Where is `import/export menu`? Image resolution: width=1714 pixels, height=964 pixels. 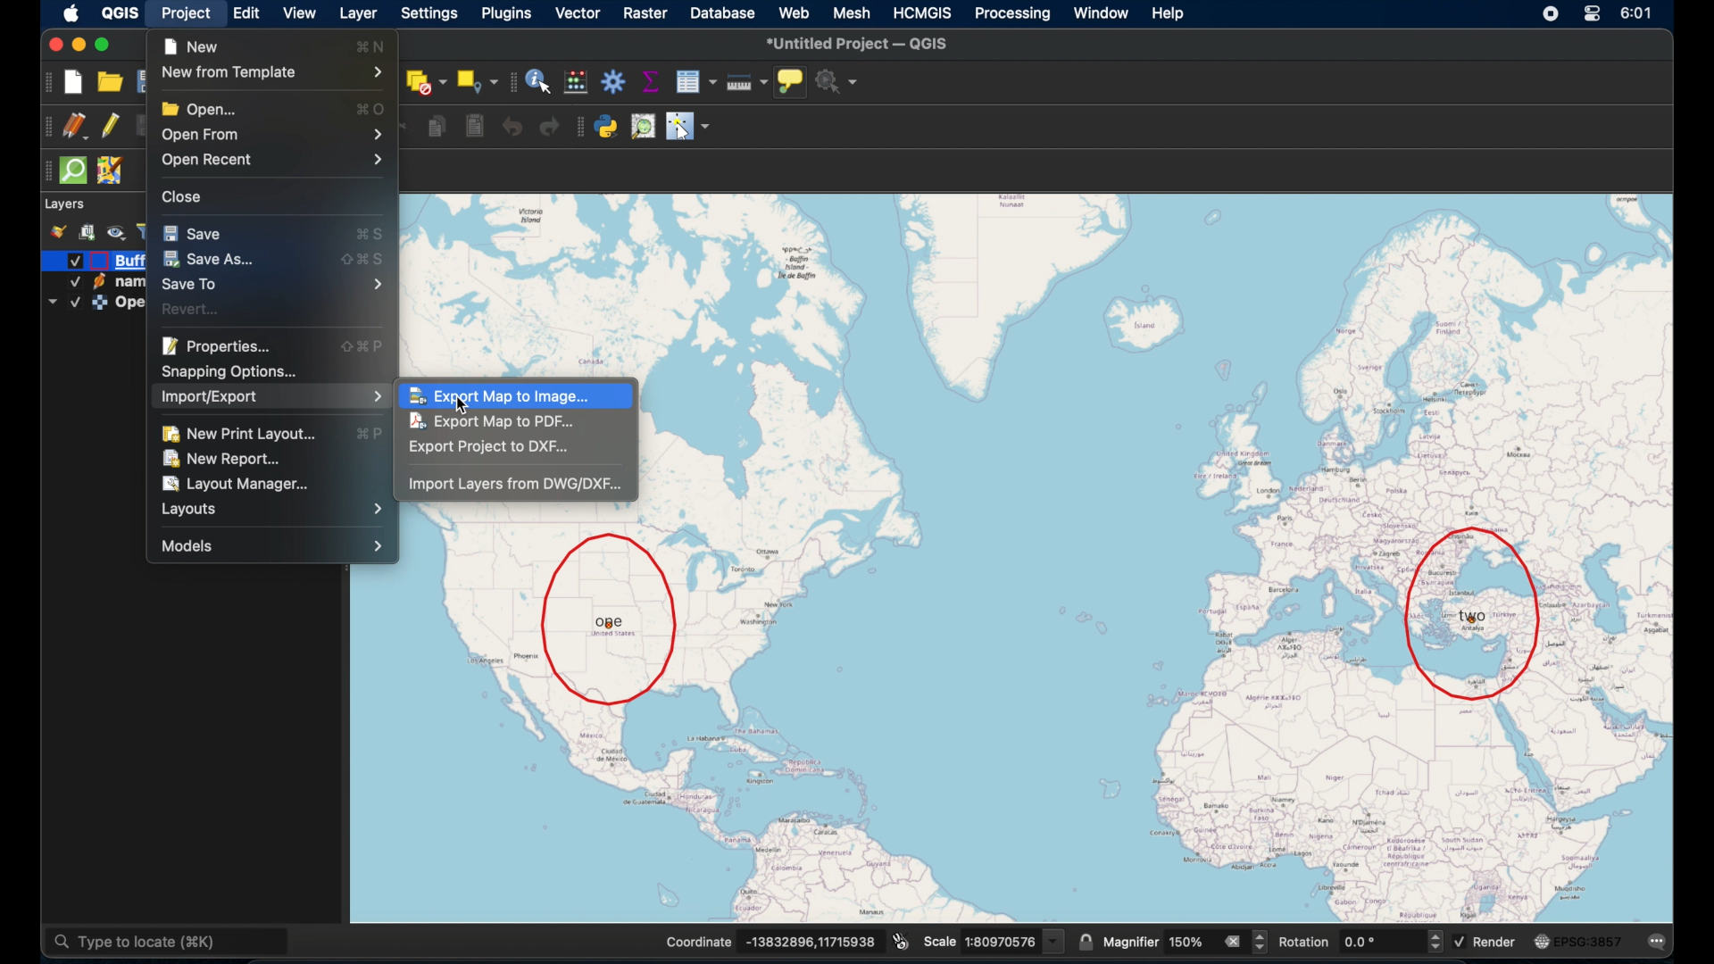 import/export menu is located at coordinates (271, 398).